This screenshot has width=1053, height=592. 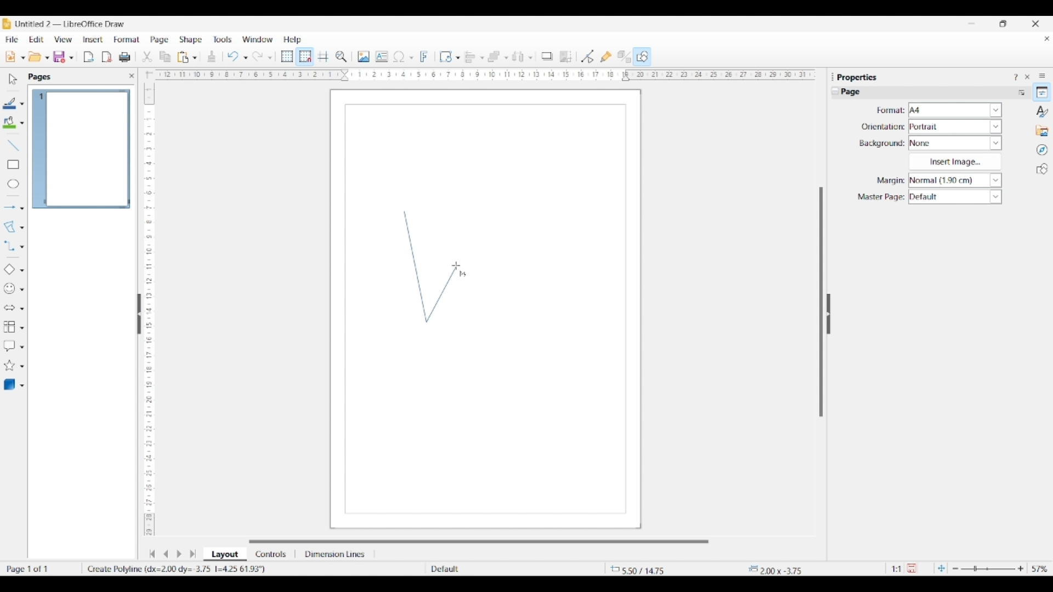 I want to click on Close left sidebar, so click(x=132, y=76).